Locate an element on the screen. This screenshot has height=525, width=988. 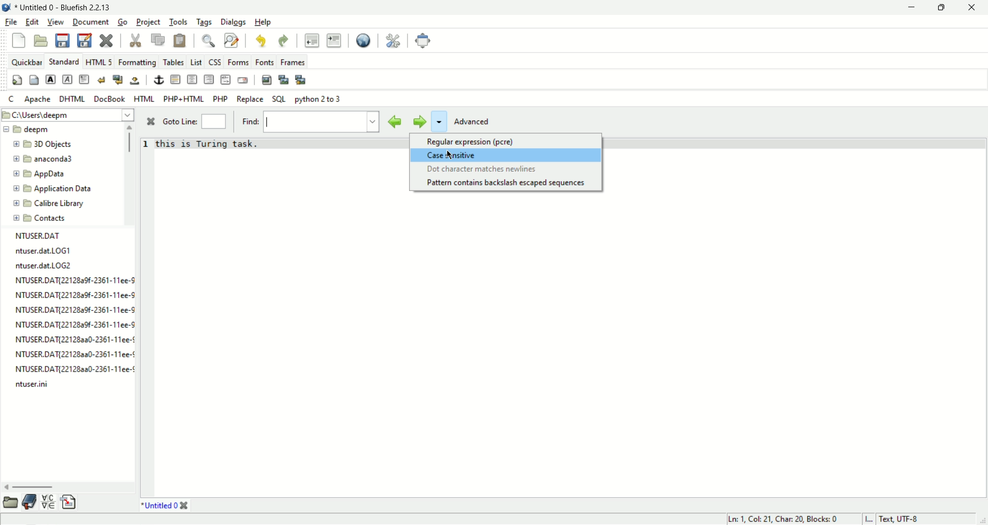
c  is located at coordinates (12, 100).